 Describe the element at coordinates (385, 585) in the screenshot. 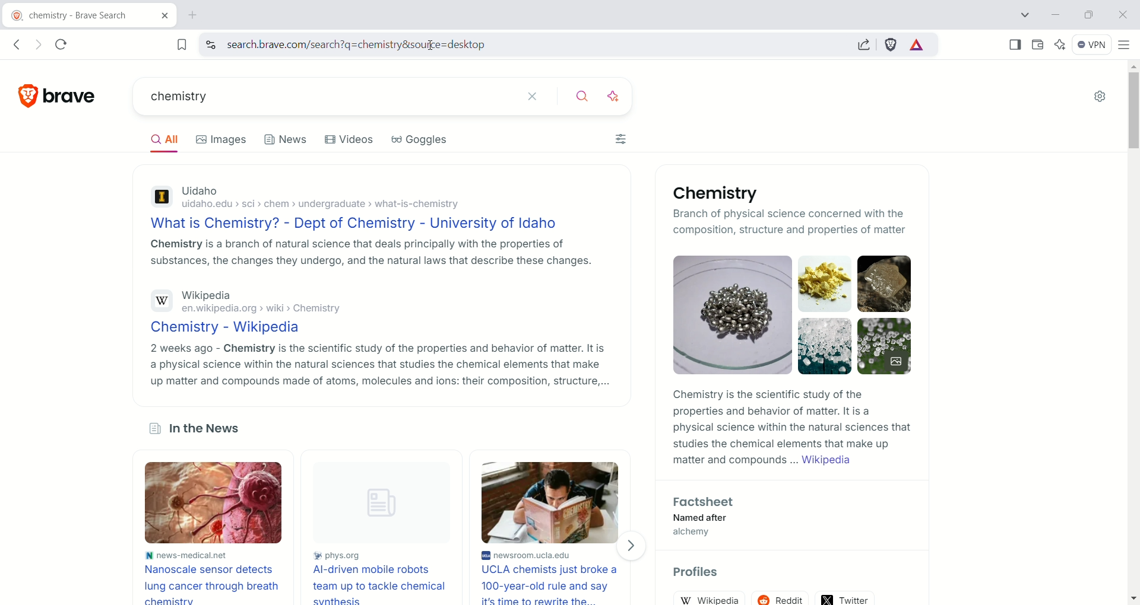

I see `AI-driven mobile robots team up to tackle chemical synthesis` at that location.